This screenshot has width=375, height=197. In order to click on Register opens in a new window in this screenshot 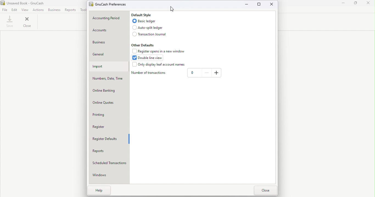, I will do `click(160, 51)`.